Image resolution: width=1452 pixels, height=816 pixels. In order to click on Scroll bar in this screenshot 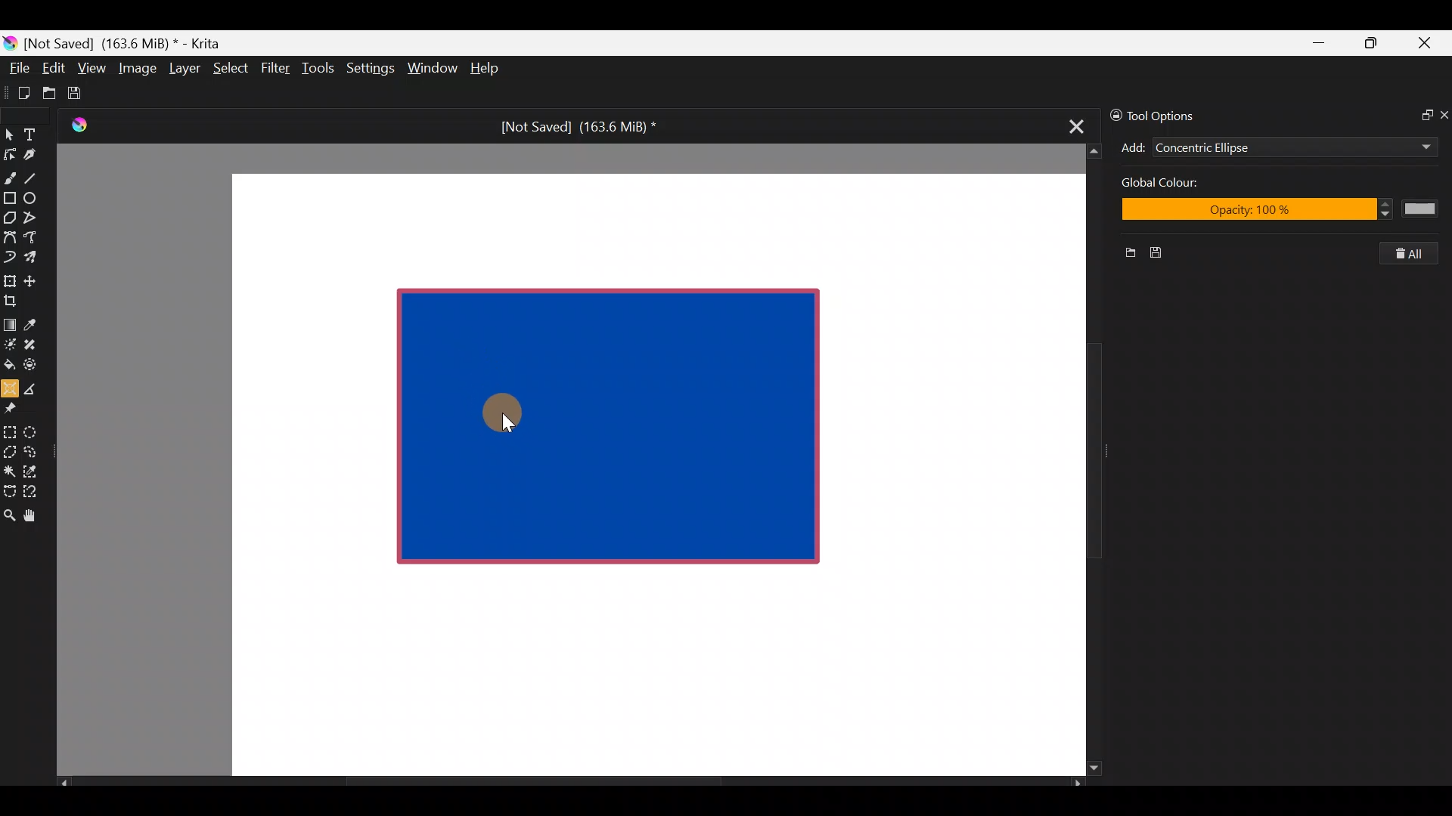, I will do `click(570, 783)`.